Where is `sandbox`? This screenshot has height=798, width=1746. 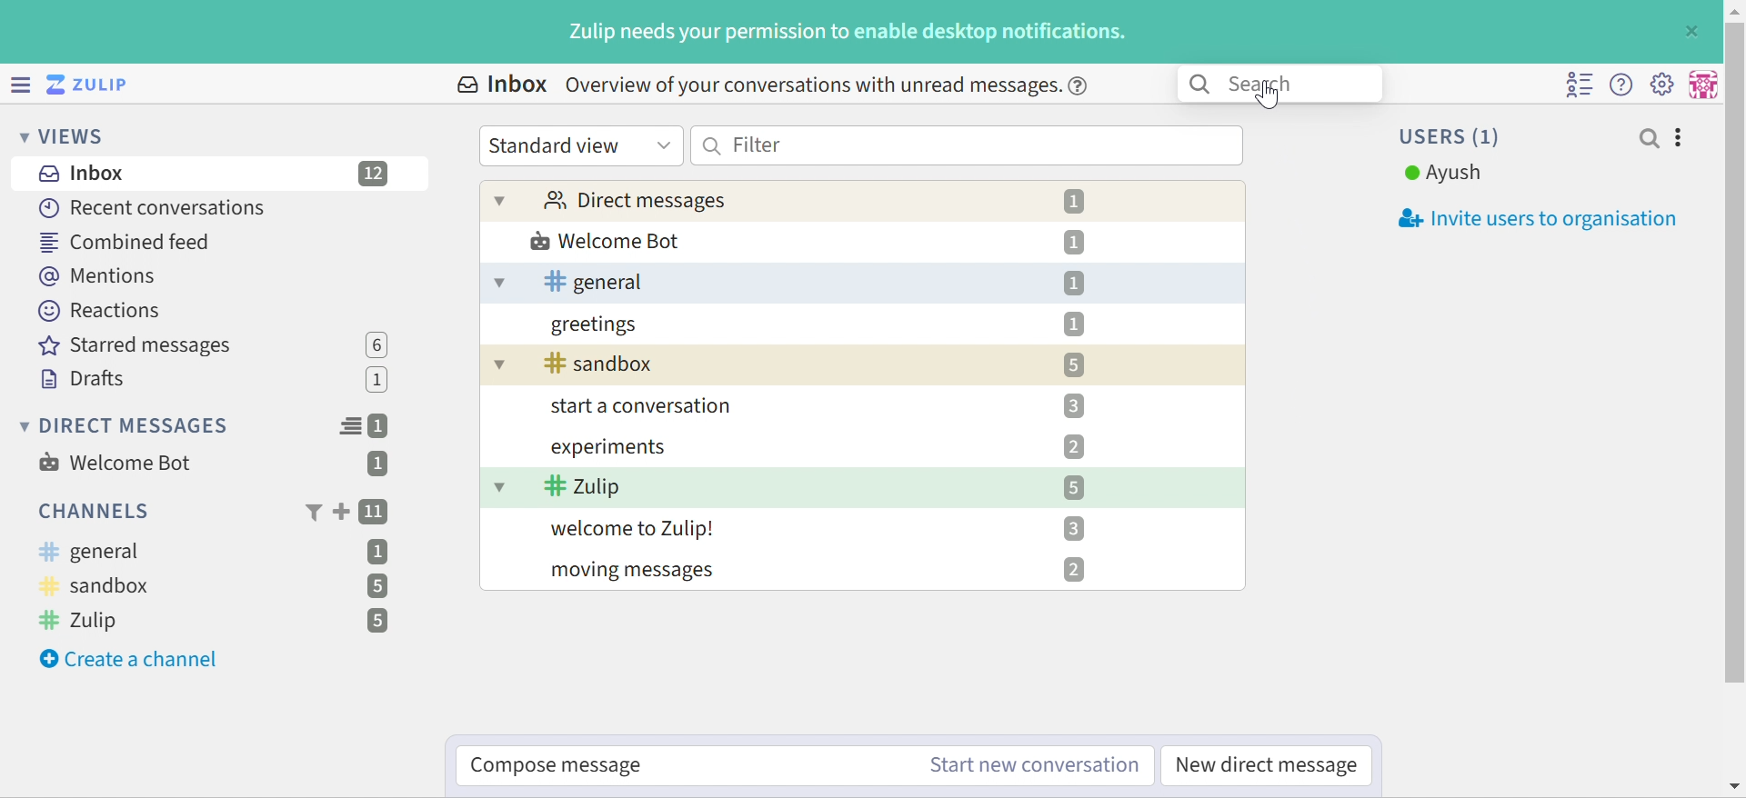
sandbox is located at coordinates (604, 363).